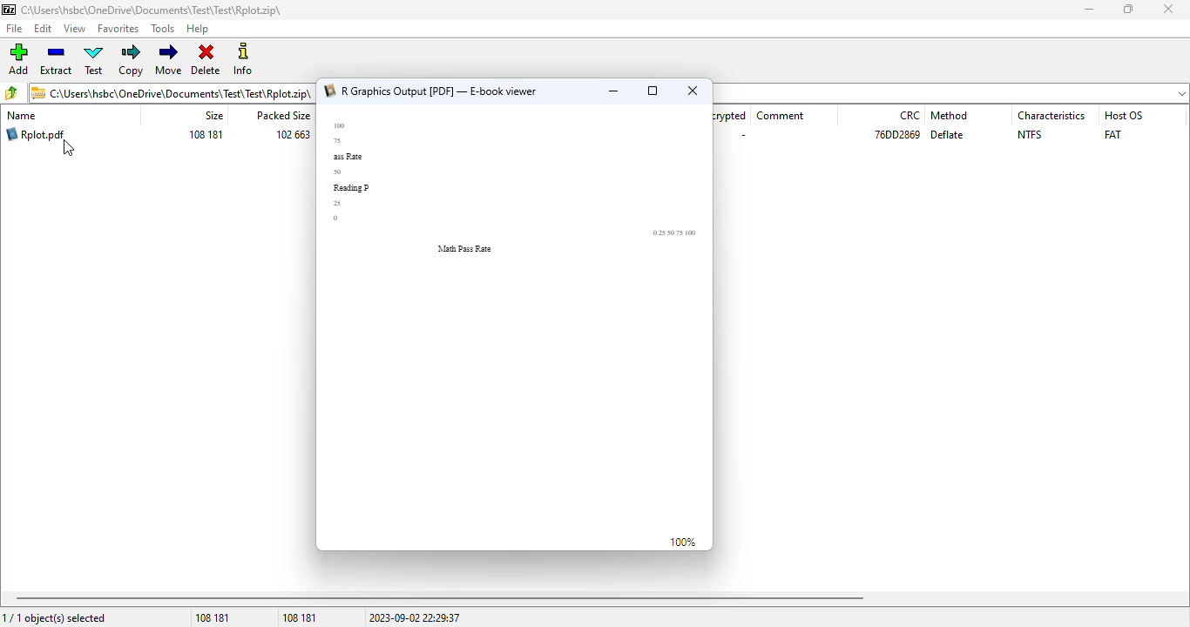 This screenshot has height=627, width=1190. I want to click on minimize, so click(612, 91).